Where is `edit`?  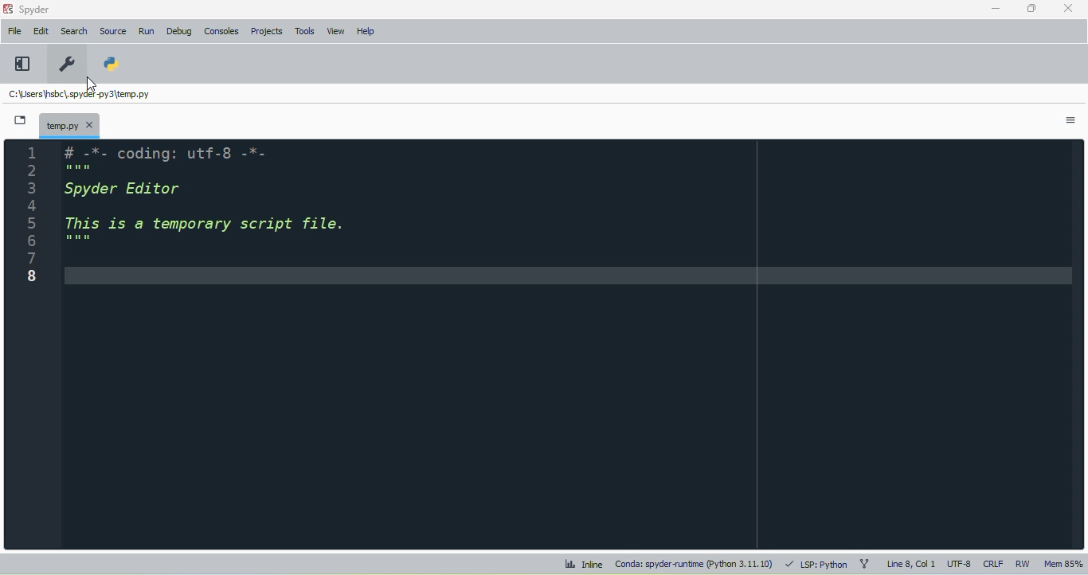
edit is located at coordinates (41, 31).